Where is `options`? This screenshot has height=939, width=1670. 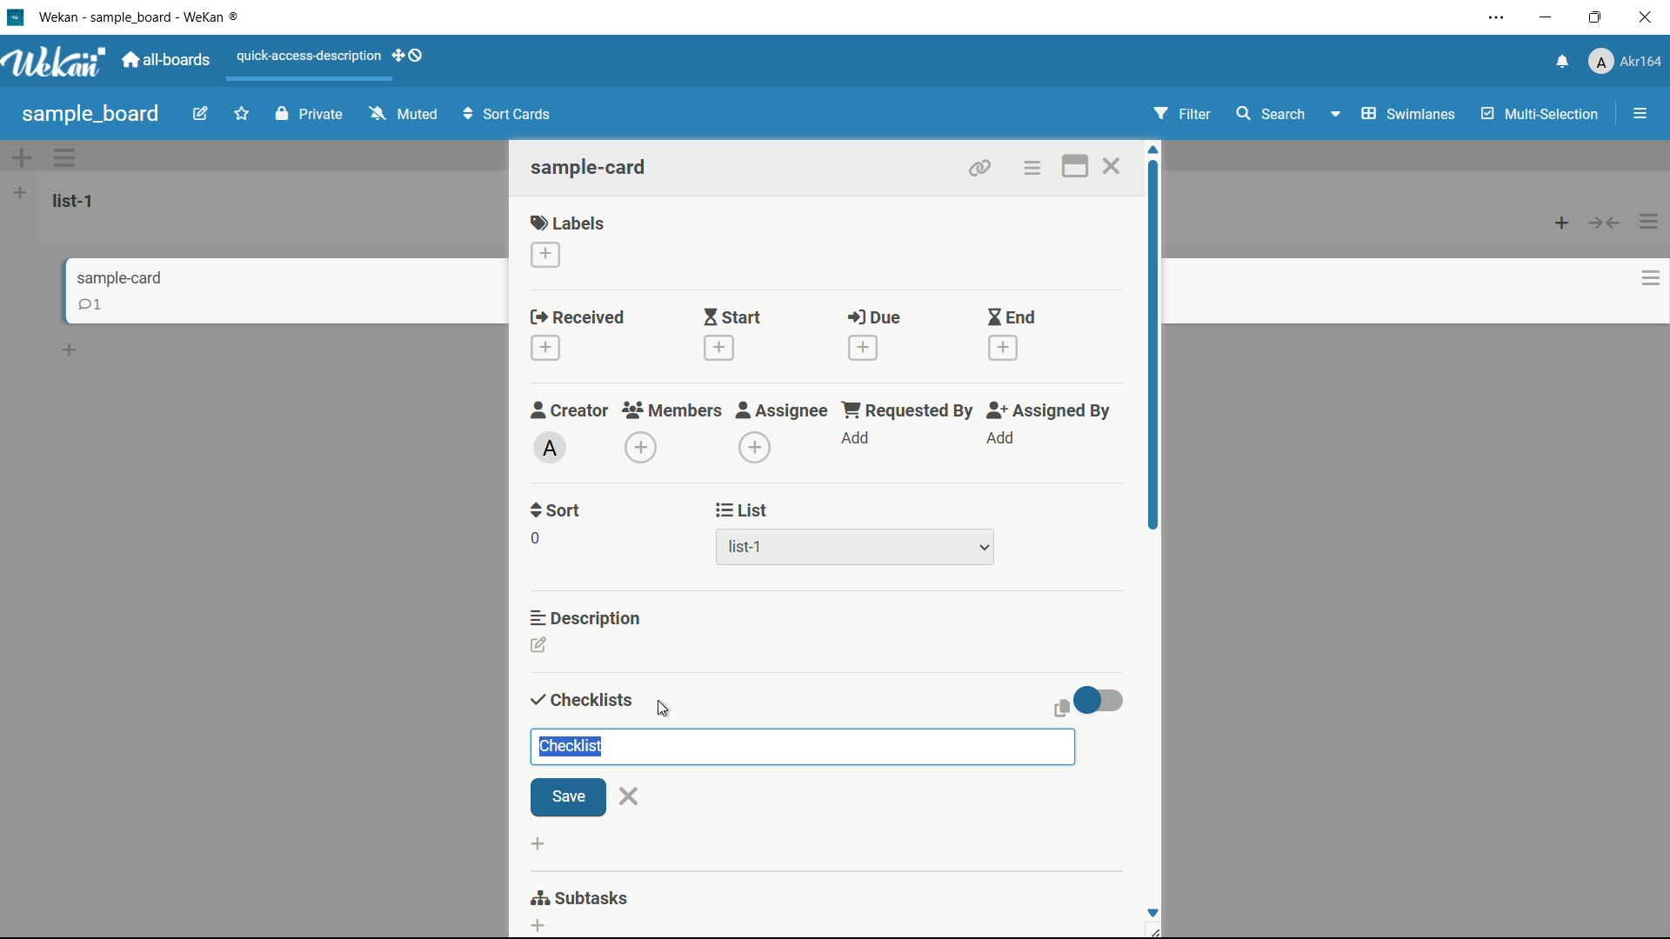 options is located at coordinates (1644, 275).